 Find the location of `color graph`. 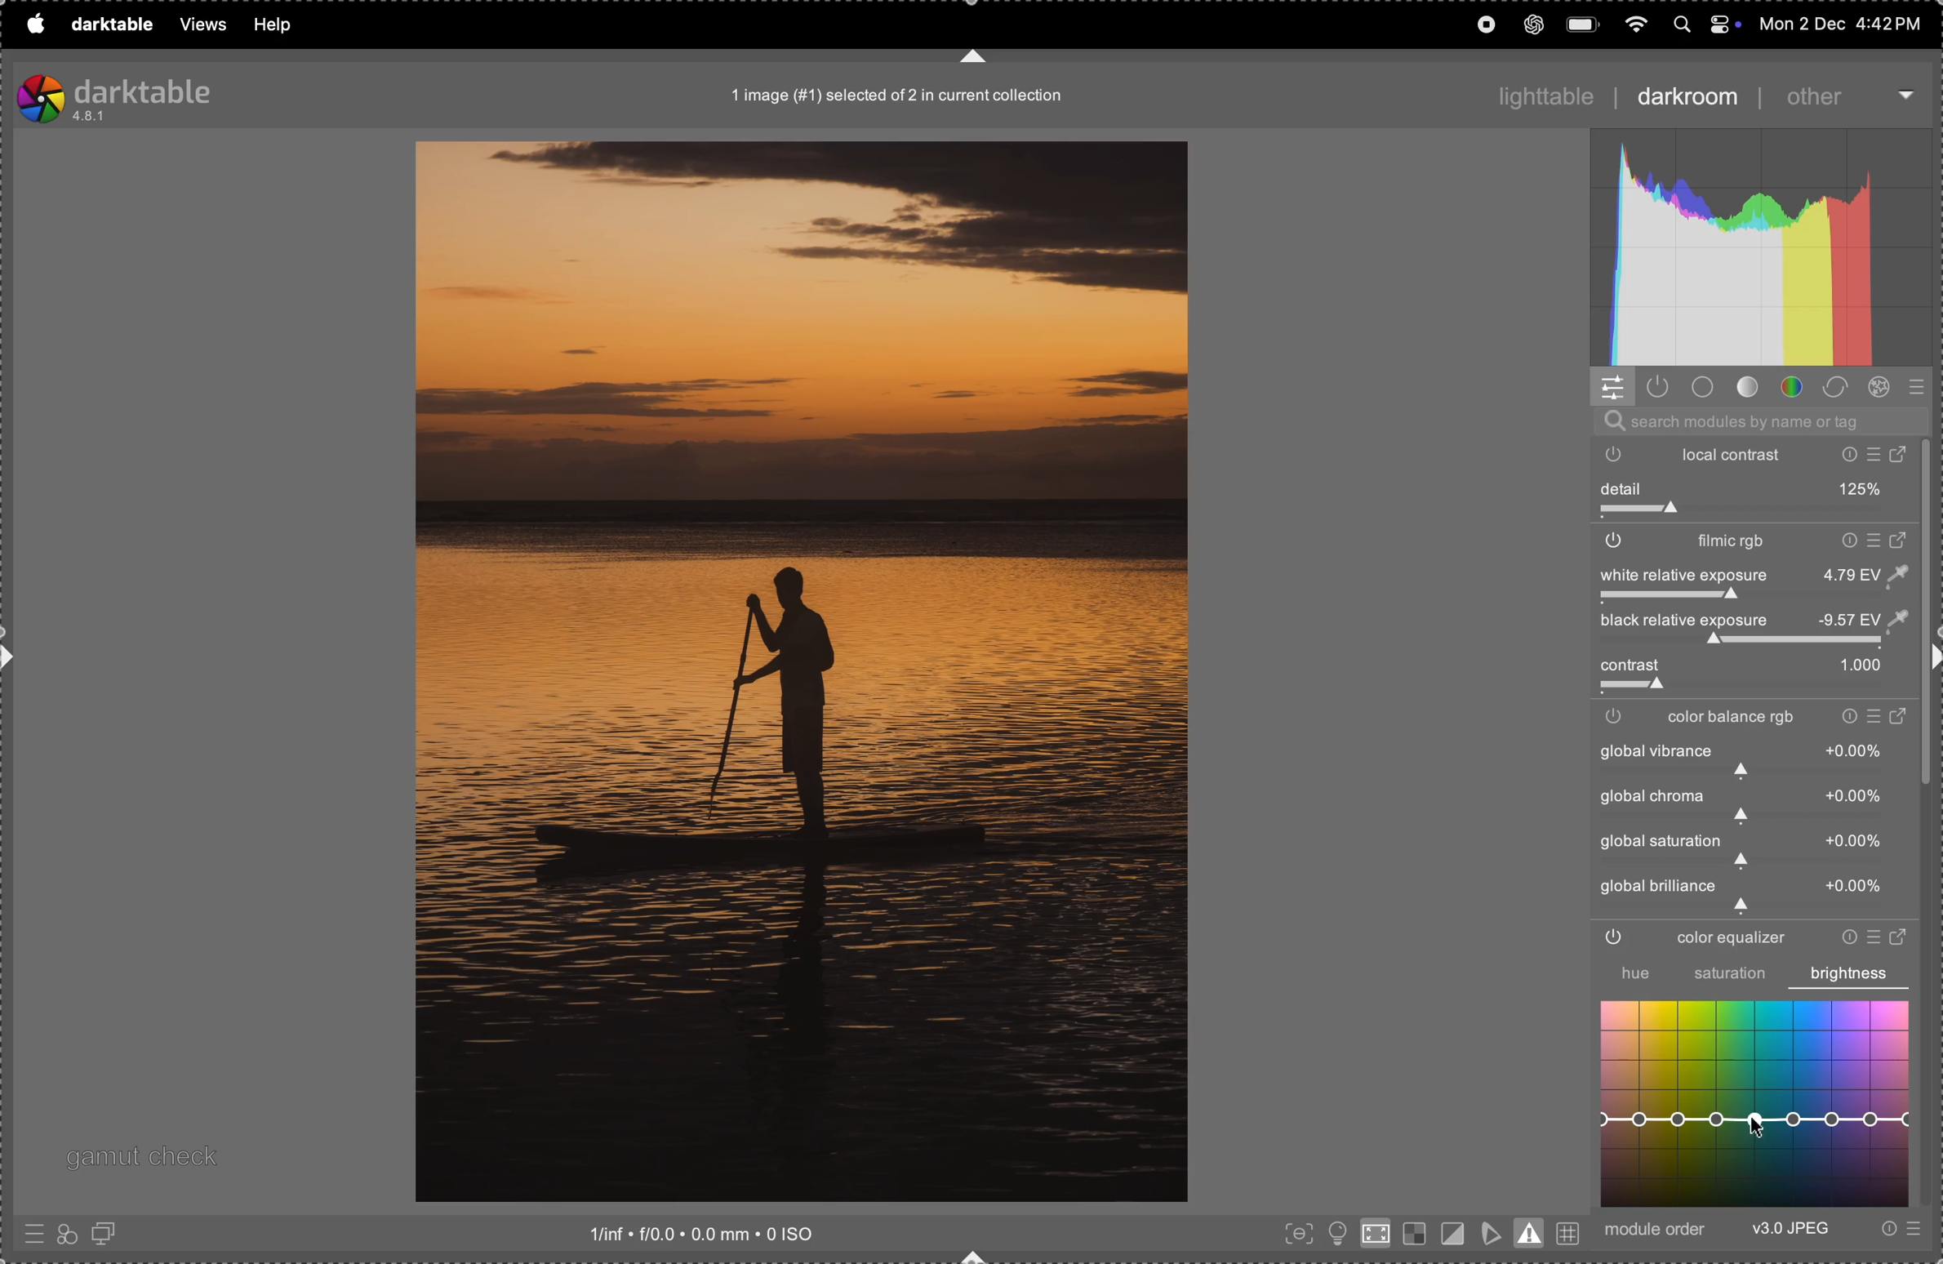

color graph is located at coordinates (1758, 1105).